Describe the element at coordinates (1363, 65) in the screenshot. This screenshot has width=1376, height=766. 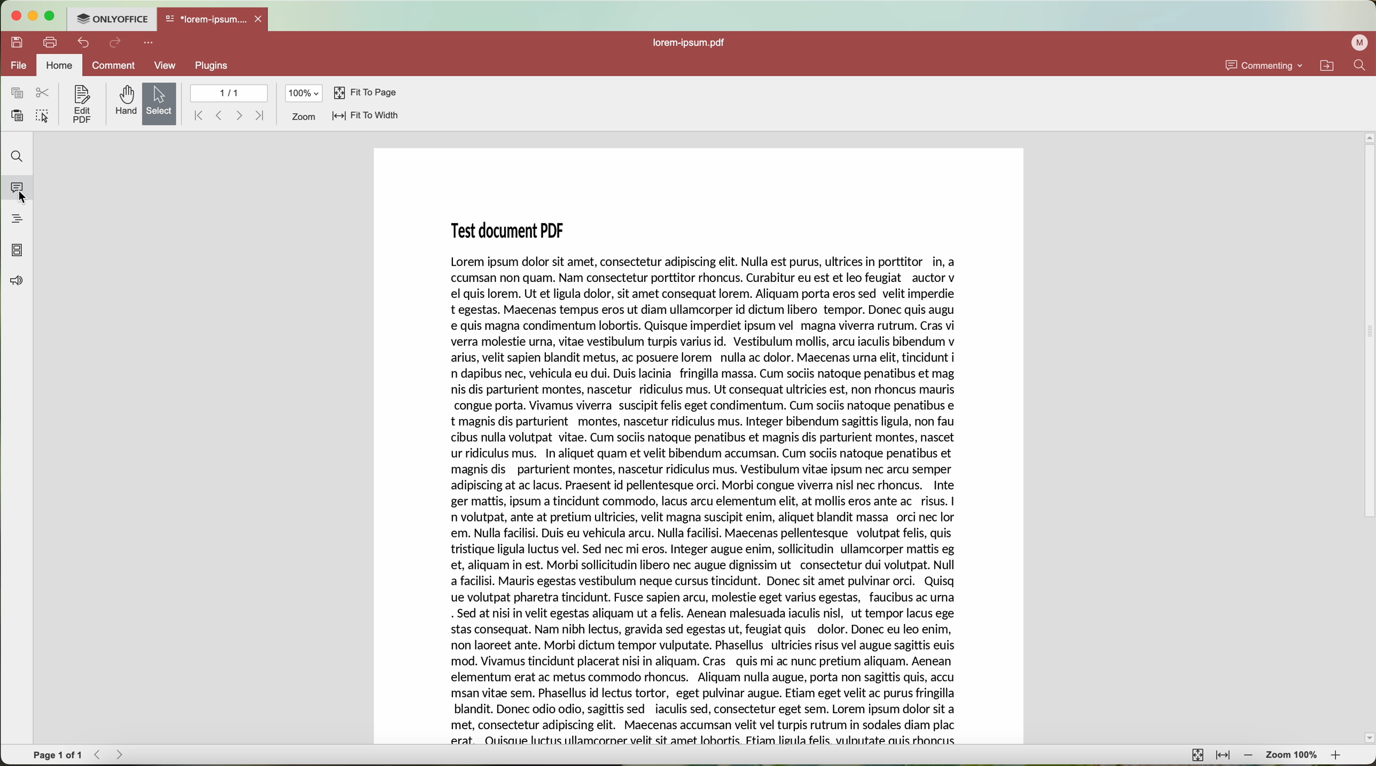
I see `search` at that location.